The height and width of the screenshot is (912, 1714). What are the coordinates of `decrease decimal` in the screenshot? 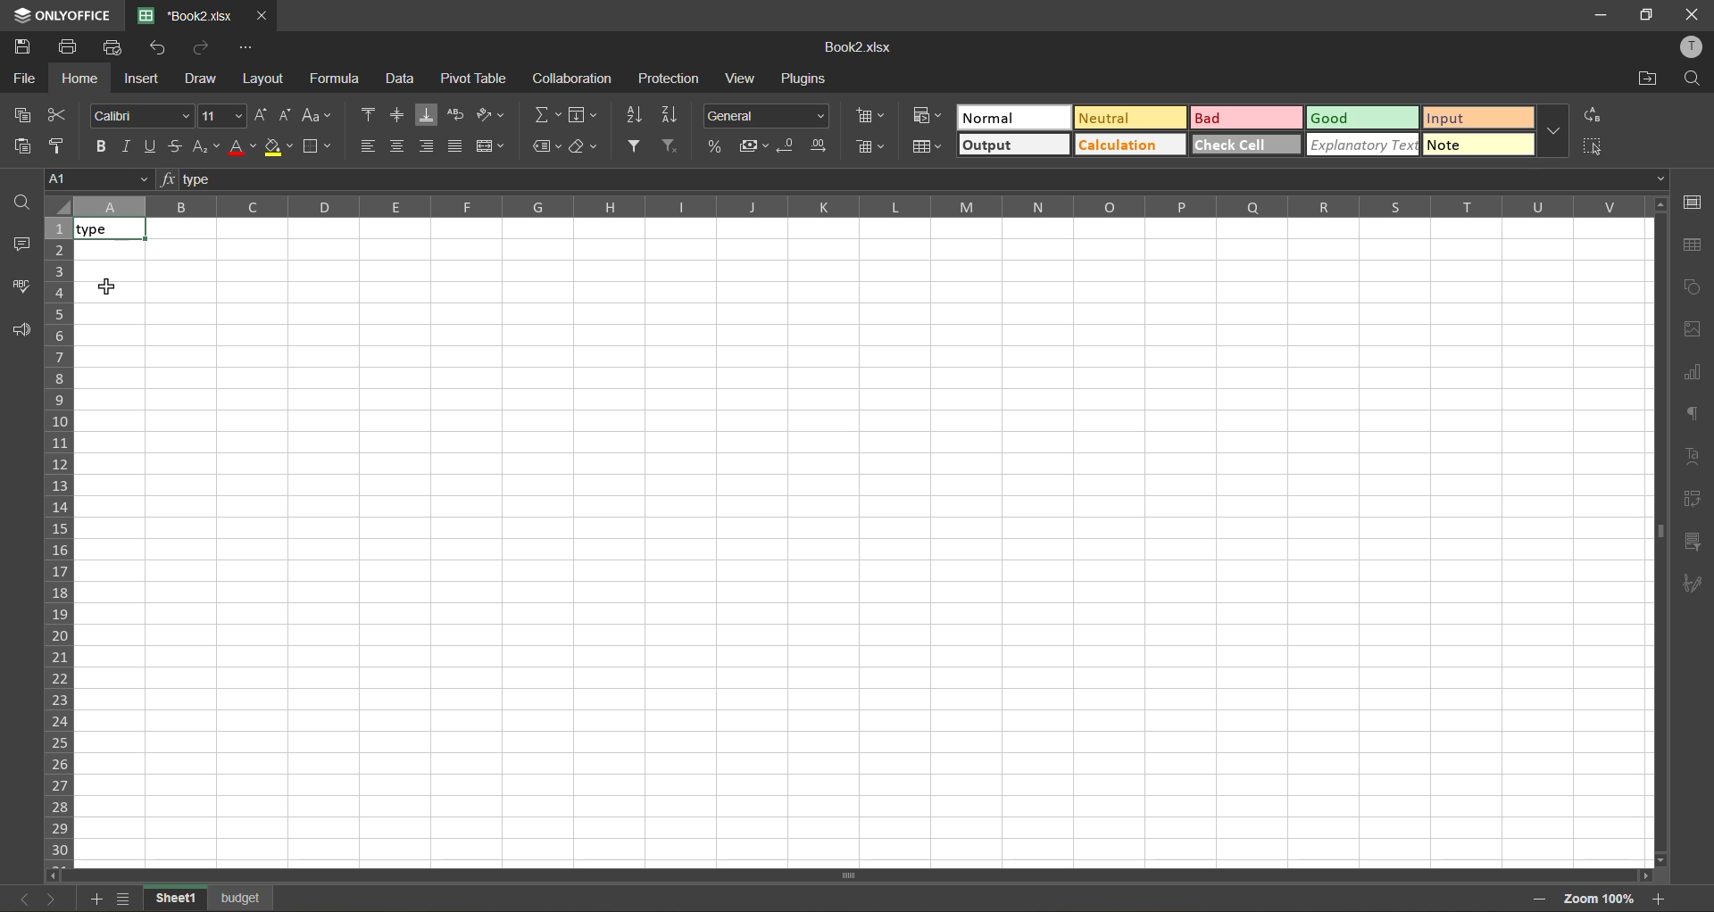 It's located at (792, 146).